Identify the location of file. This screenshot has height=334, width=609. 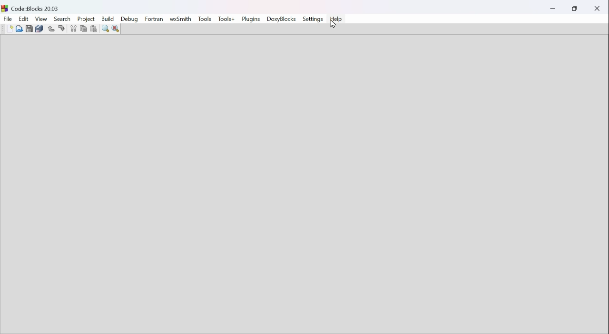
(8, 19).